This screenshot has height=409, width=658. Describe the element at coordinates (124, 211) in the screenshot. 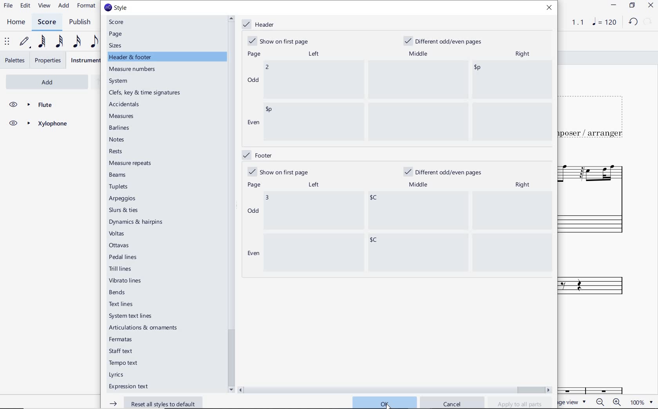

I see `slurs & ties` at that location.